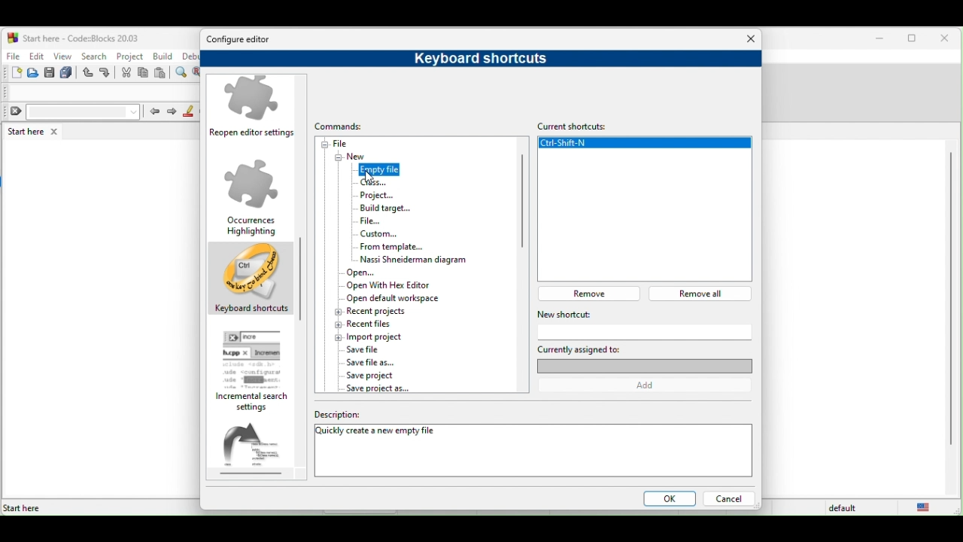 The width and height of the screenshot is (963, 542). Describe the element at coordinates (126, 73) in the screenshot. I see `cut` at that location.